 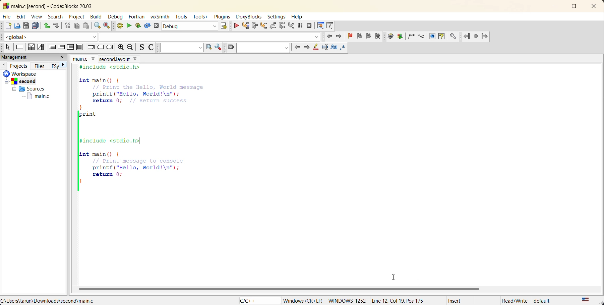 I want to click on selected text, so click(x=325, y=48).